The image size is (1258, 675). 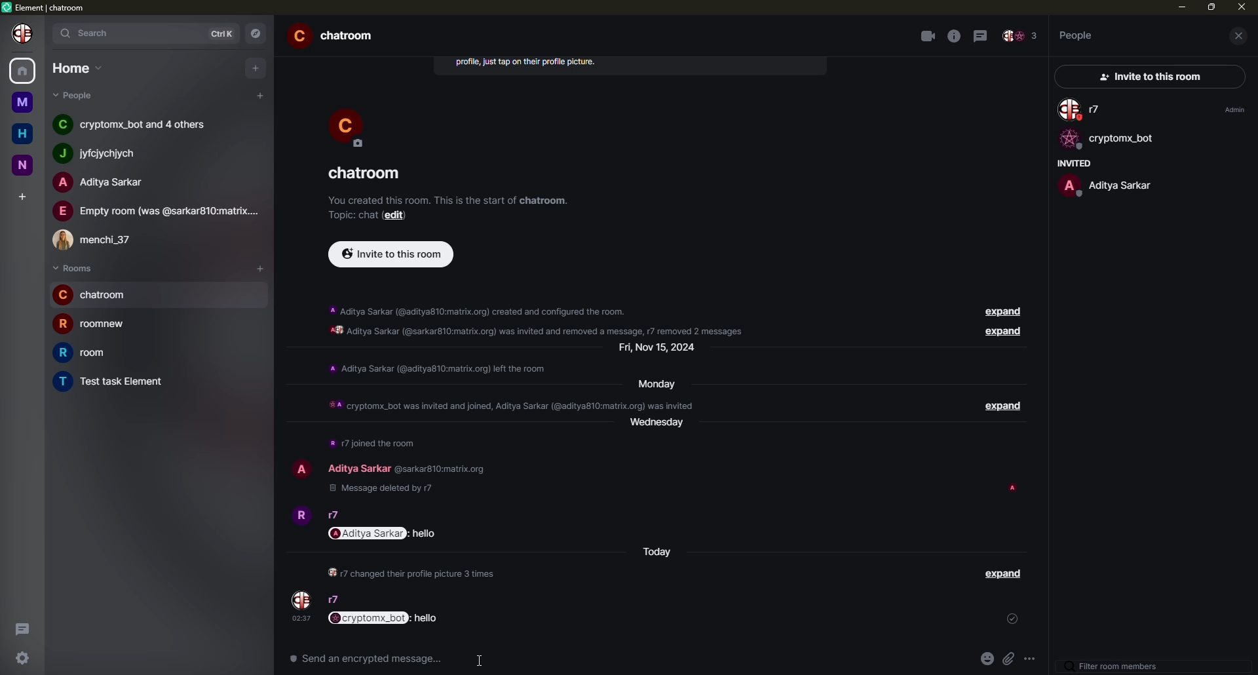 What do you see at coordinates (1006, 657) in the screenshot?
I see `options` at bounding box center [1006, 657].